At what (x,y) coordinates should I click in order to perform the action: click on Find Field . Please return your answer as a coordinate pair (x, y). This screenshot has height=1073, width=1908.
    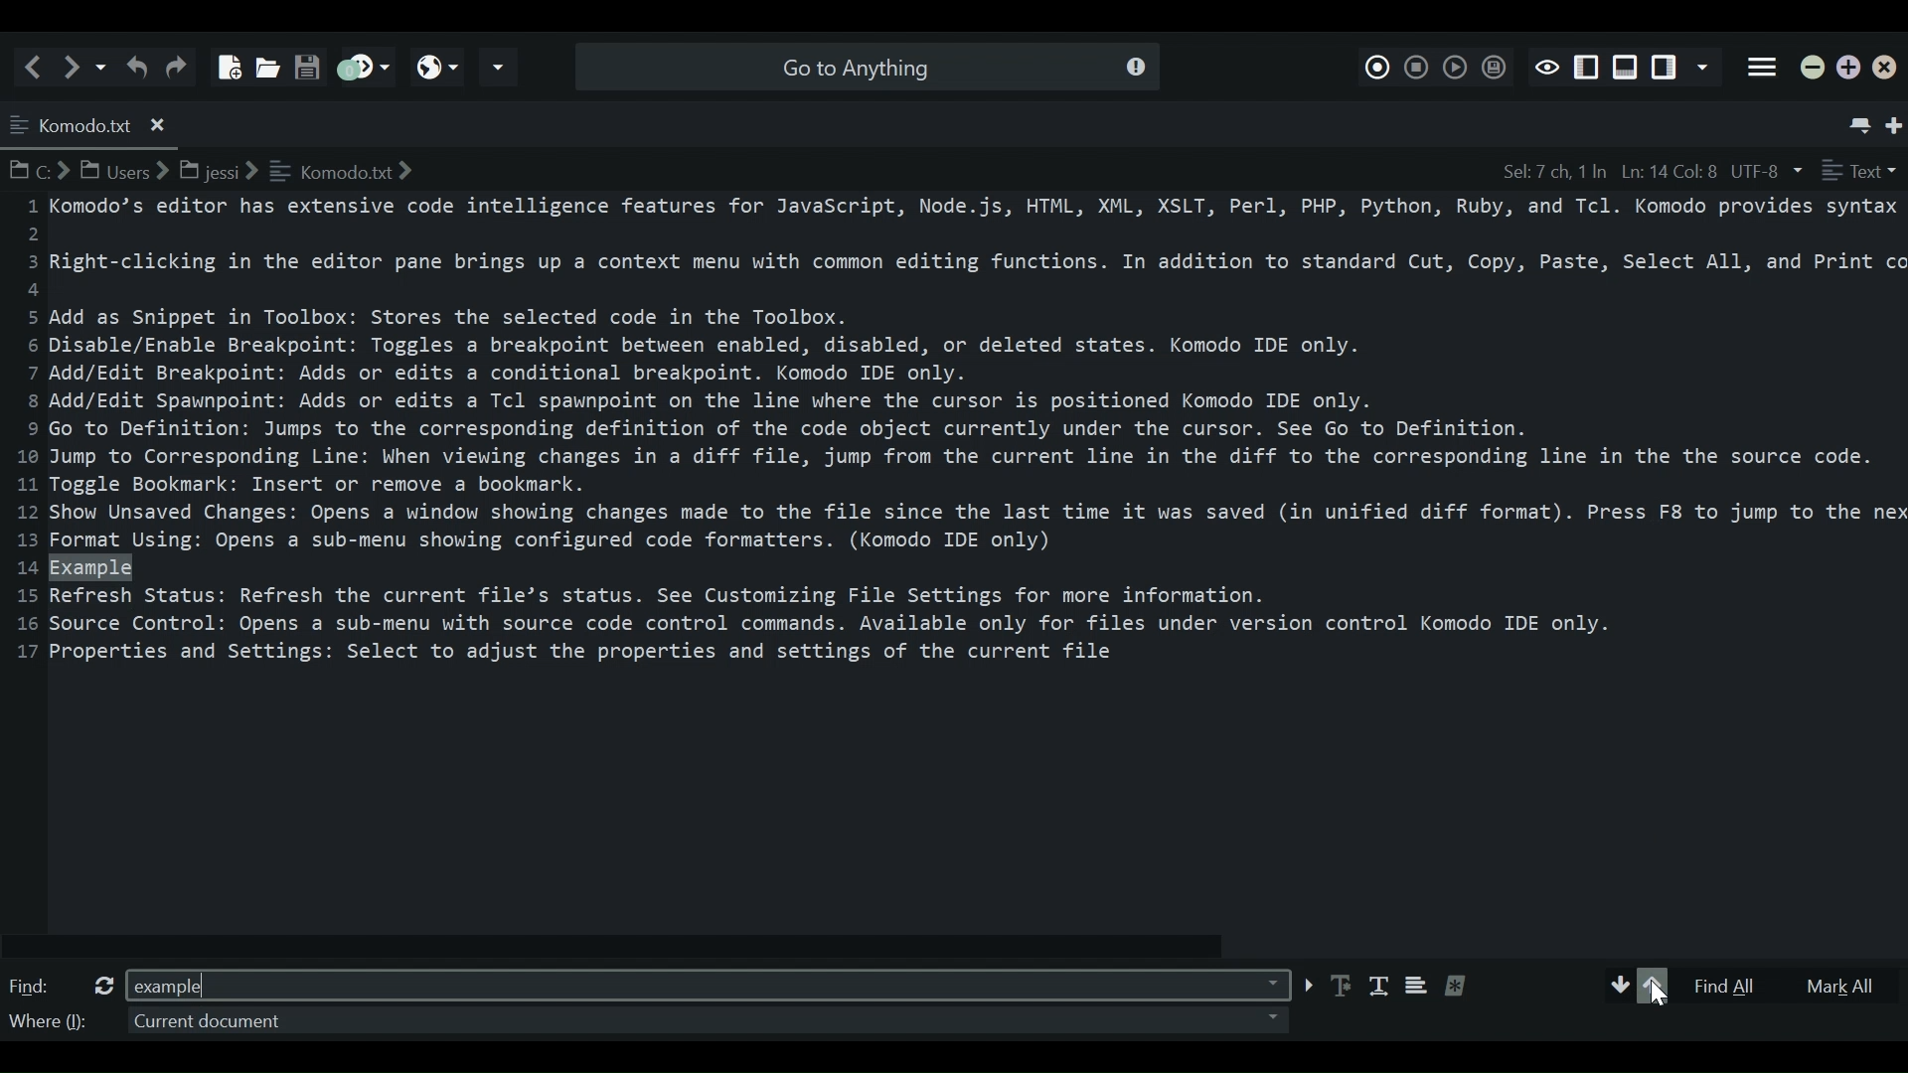
    Looking at the image, I should click on (705, 983).